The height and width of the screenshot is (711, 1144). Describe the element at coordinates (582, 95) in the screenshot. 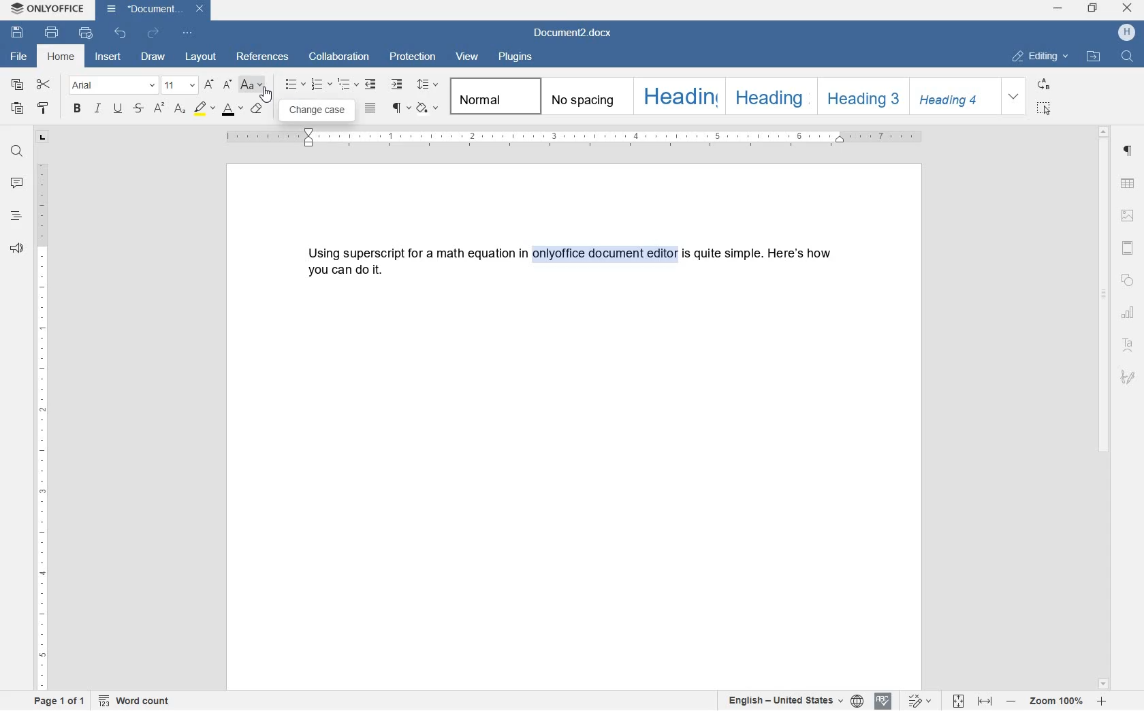

I see `No spacing` at that location.